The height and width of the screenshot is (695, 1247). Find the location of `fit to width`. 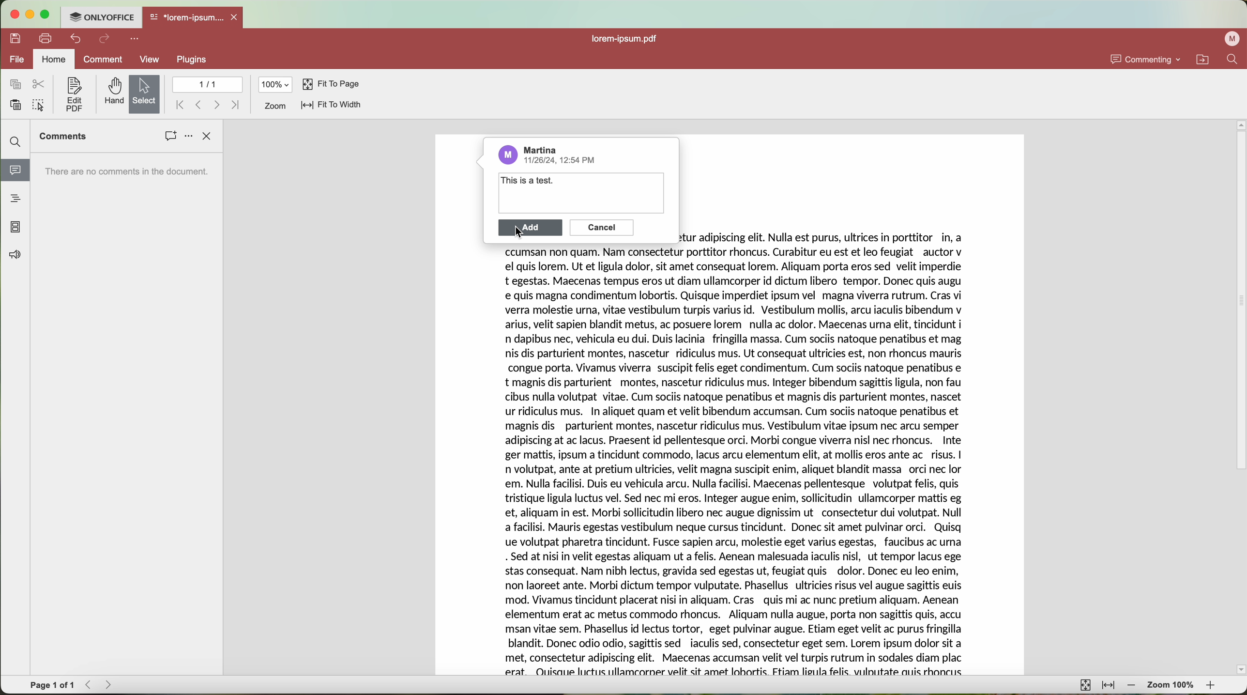

fit to width is located at coordinates (1109, 687).